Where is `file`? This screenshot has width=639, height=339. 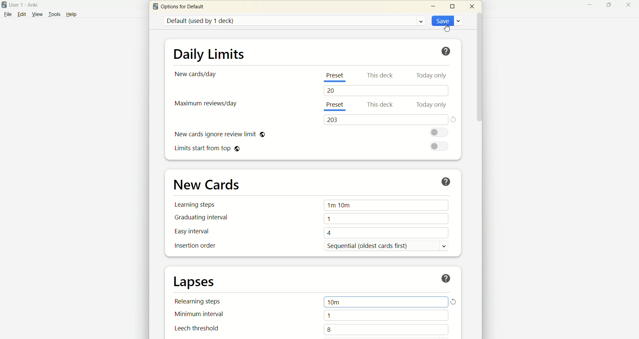 file is located at coordinates (7, 15).